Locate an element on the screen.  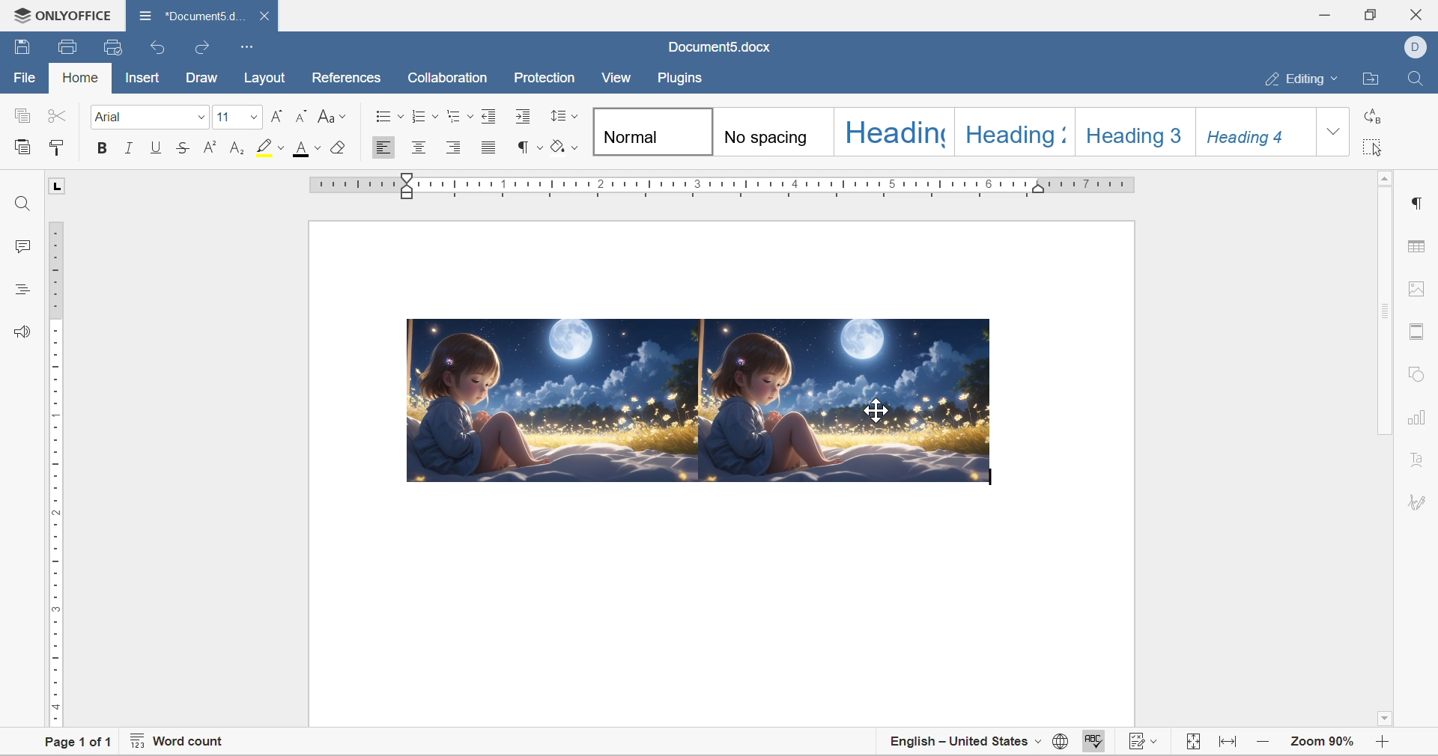
types of headings is located at coordinates (950, 132).